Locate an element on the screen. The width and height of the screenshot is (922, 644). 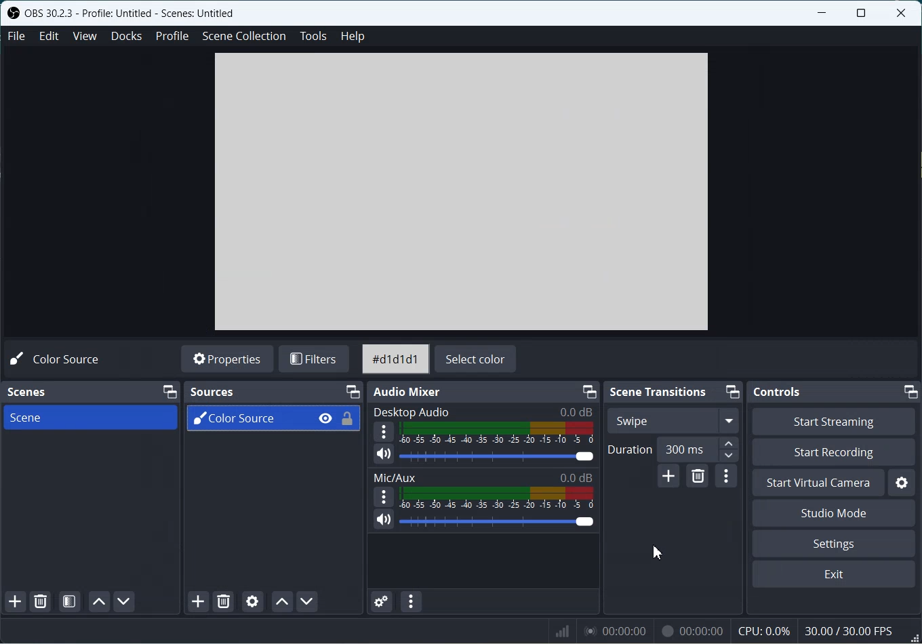
Swipe is located at coordinates (673, 420).